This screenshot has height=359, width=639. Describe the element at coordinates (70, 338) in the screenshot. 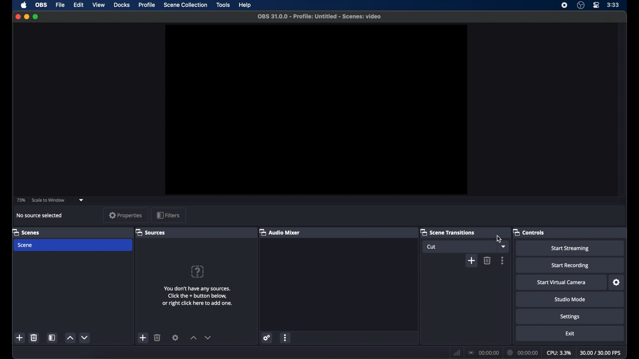

I see `up` at that location.